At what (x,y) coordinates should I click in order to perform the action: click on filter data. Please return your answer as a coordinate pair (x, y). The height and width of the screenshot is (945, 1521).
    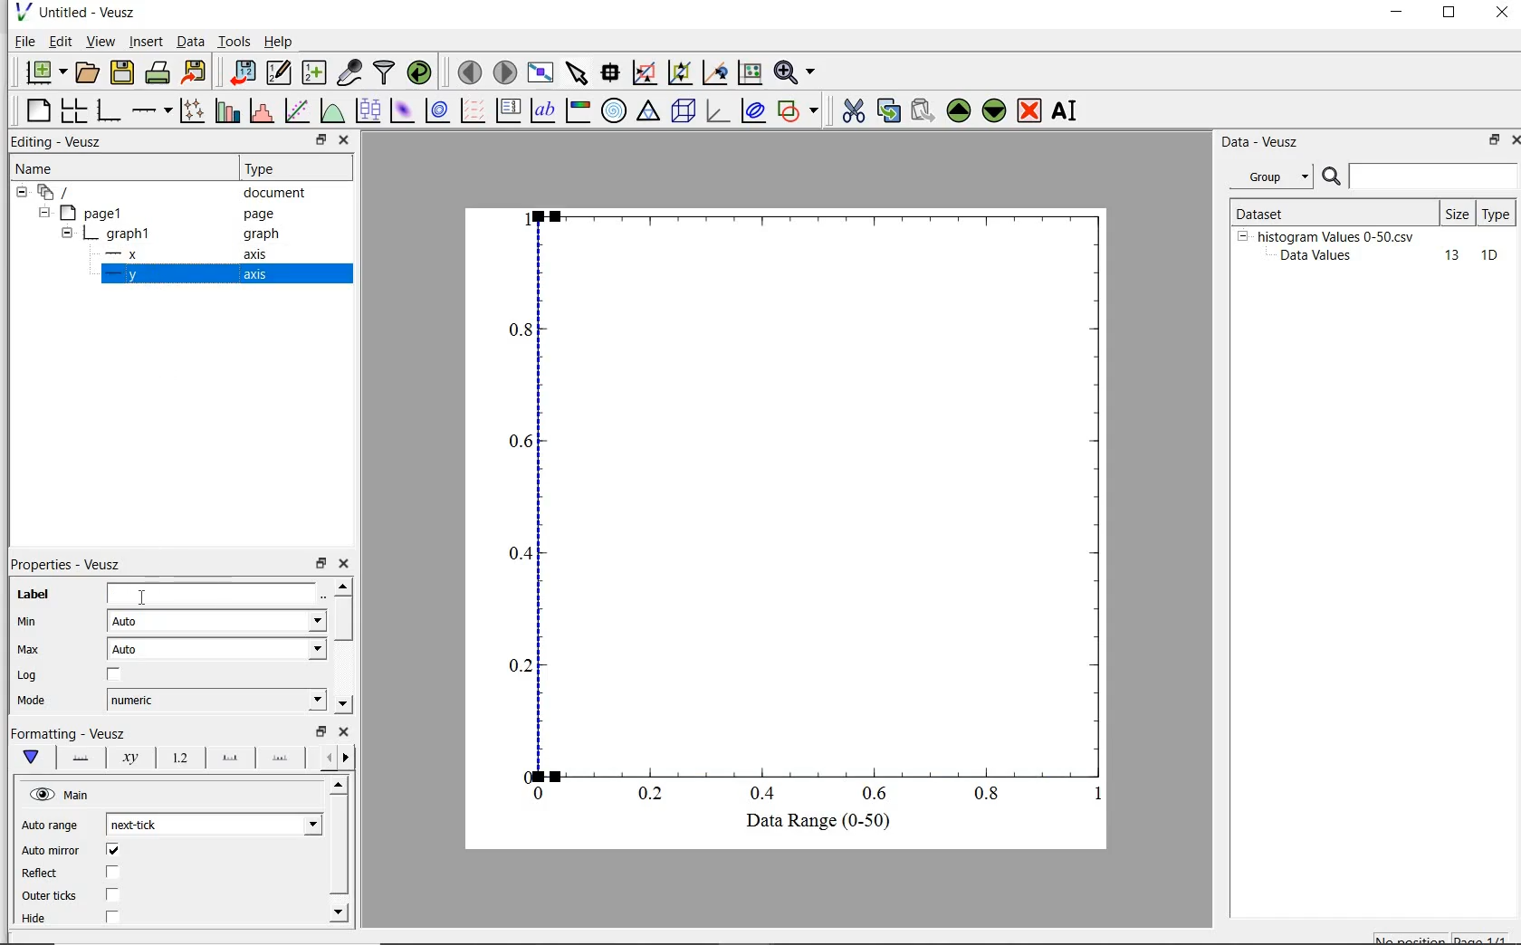
    Looking at the image, I should click on (385, 72).